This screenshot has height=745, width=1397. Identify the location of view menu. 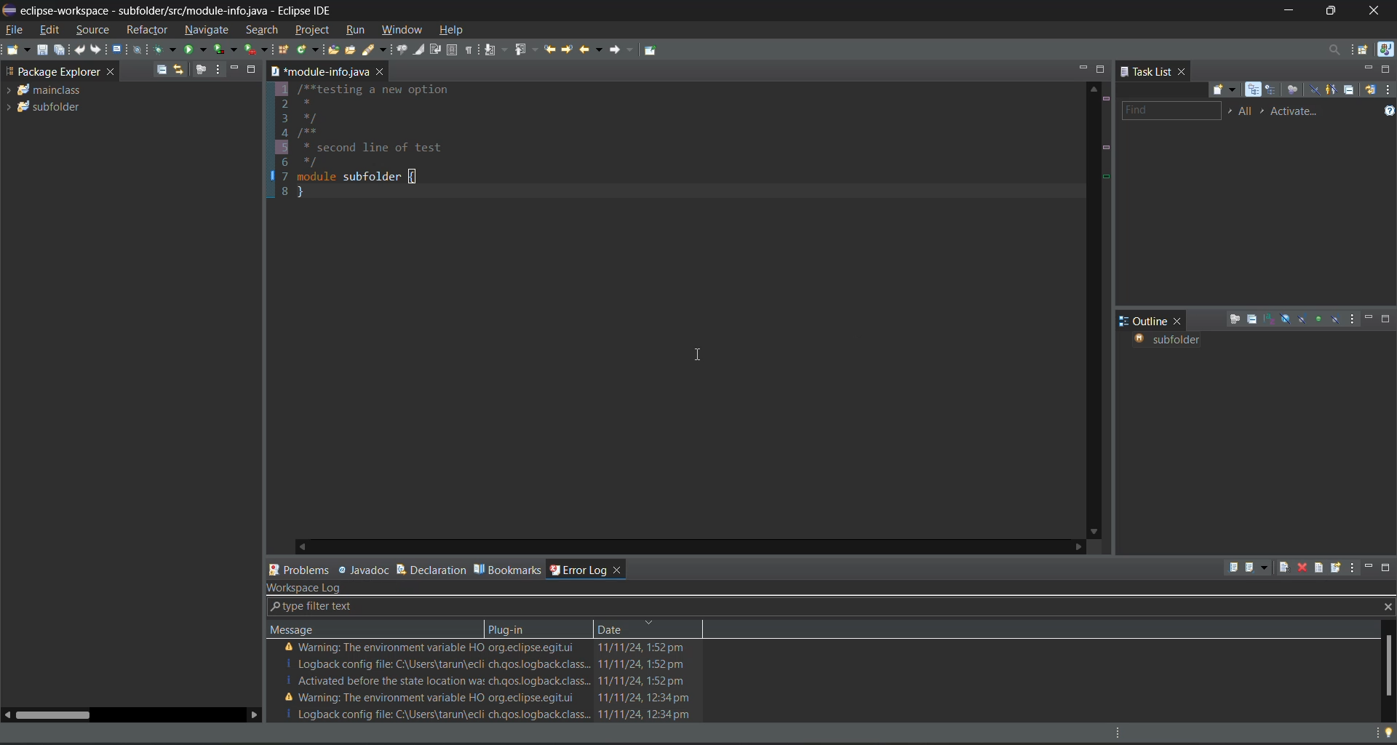
(1388, 92).